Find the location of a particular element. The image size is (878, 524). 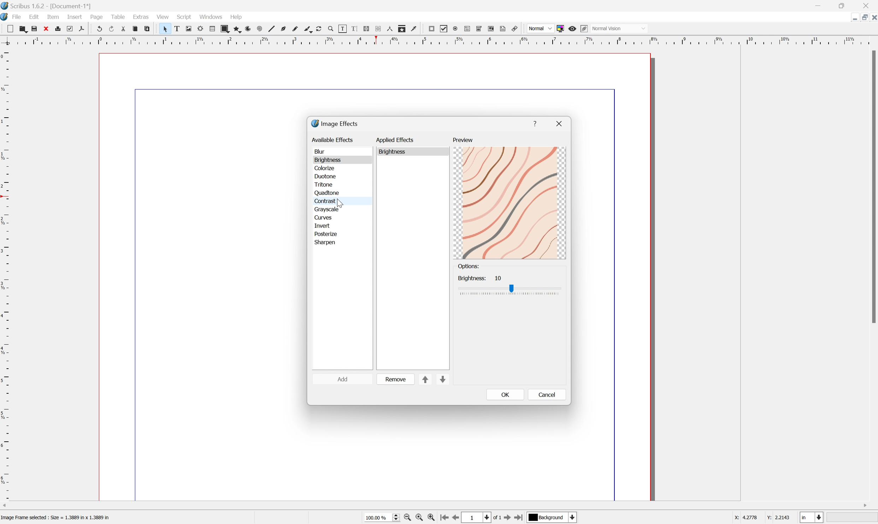

File is located at coordinates (18, 17).